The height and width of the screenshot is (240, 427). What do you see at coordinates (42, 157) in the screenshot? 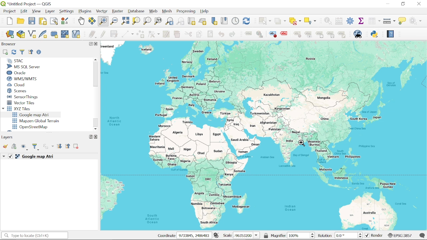
I see `Current layer` at bounding box center [42, 157].